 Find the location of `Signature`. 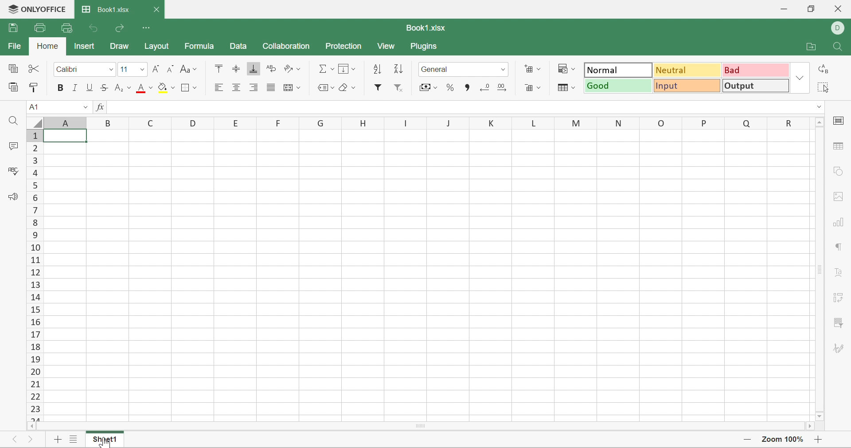

Signature is located at coordinates (837, 348).